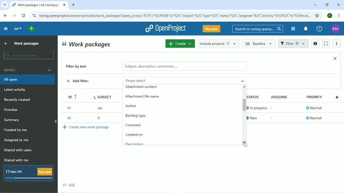 The height and width of the screenshot is (193, 344). I want to click on Author, so click(131, 107).